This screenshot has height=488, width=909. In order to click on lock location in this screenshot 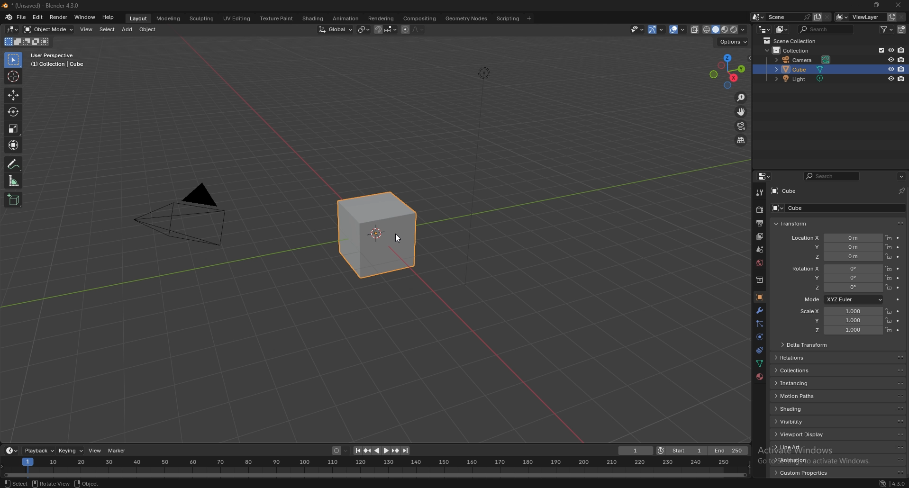, I will do `click(889, 278)`.